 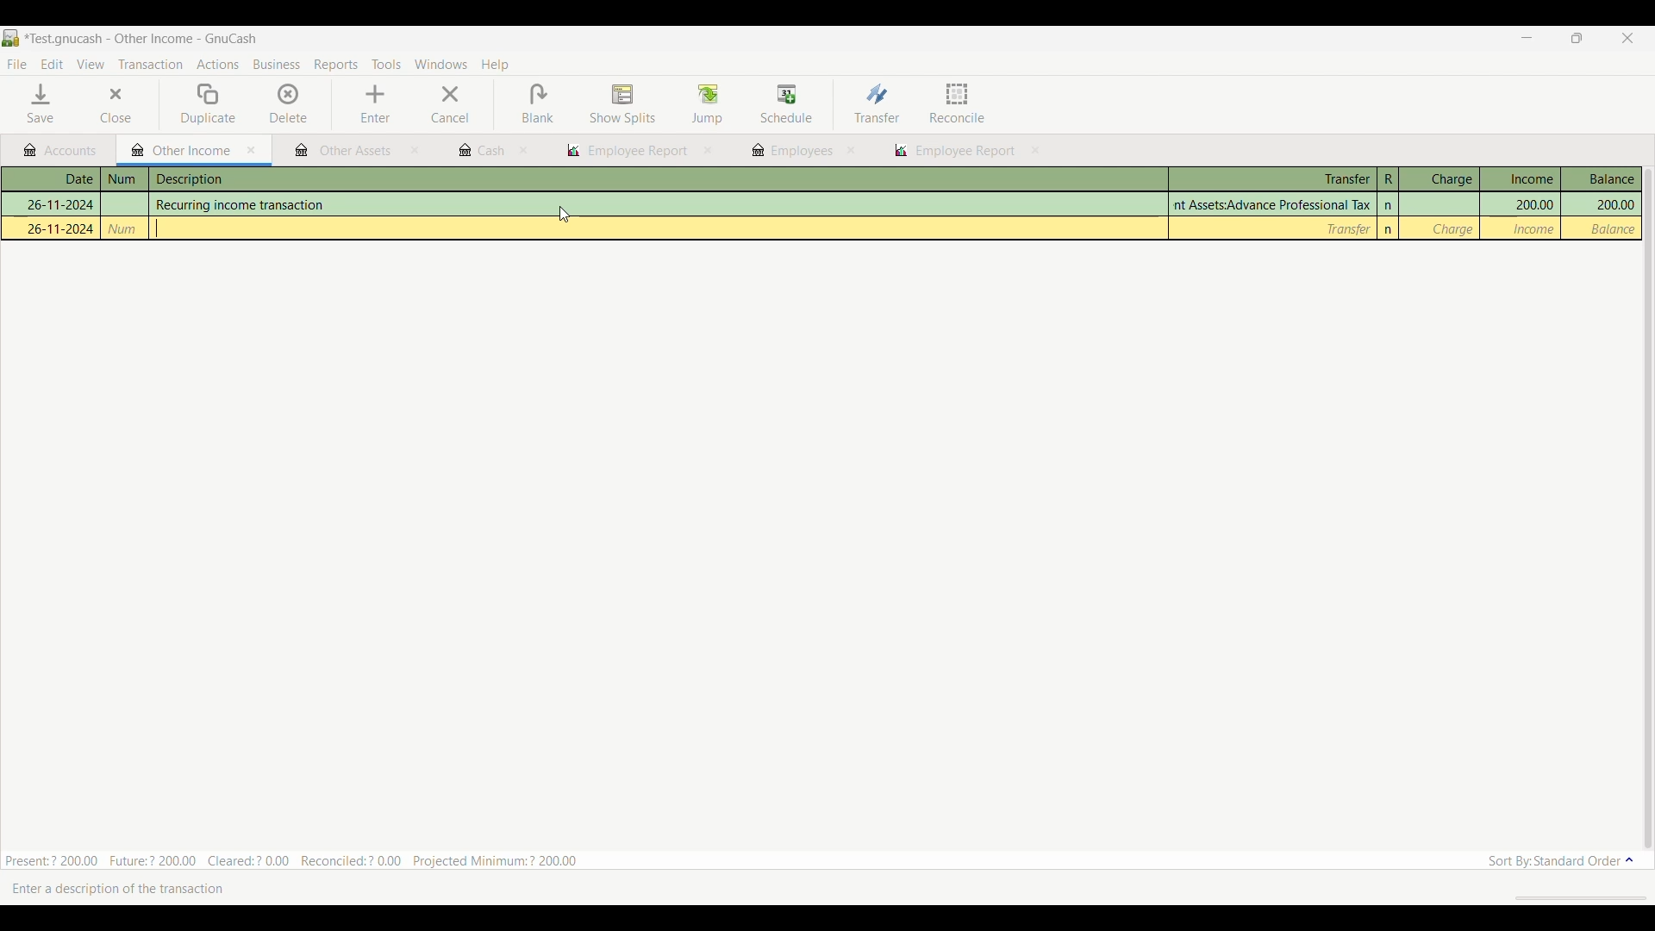 I want to click on Recurring income transaction, so click(x=247, y=205).